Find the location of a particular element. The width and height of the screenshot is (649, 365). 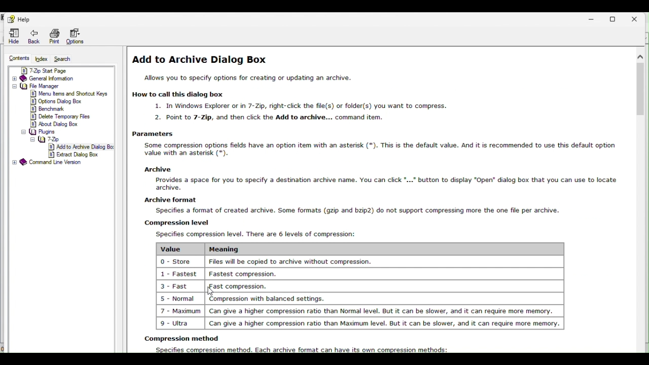

help is located at coordinates (17, 18).